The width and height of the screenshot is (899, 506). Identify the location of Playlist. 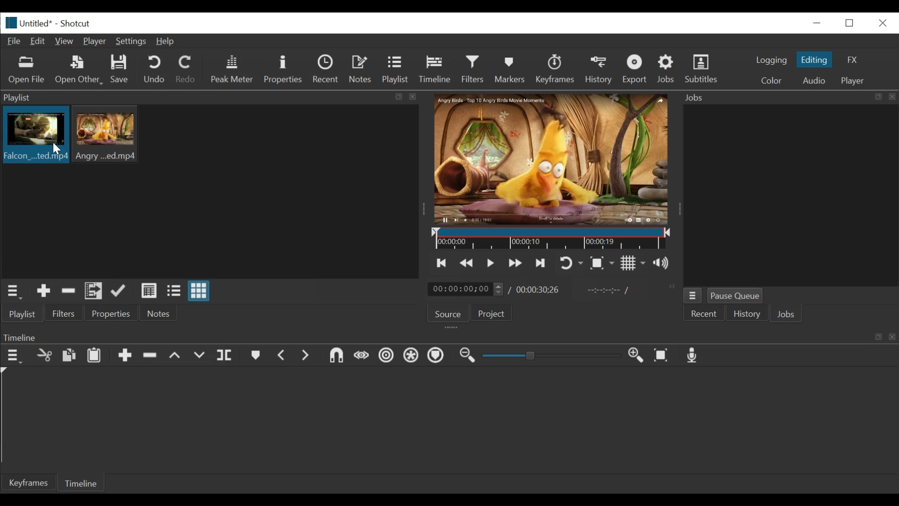
(396, 70).